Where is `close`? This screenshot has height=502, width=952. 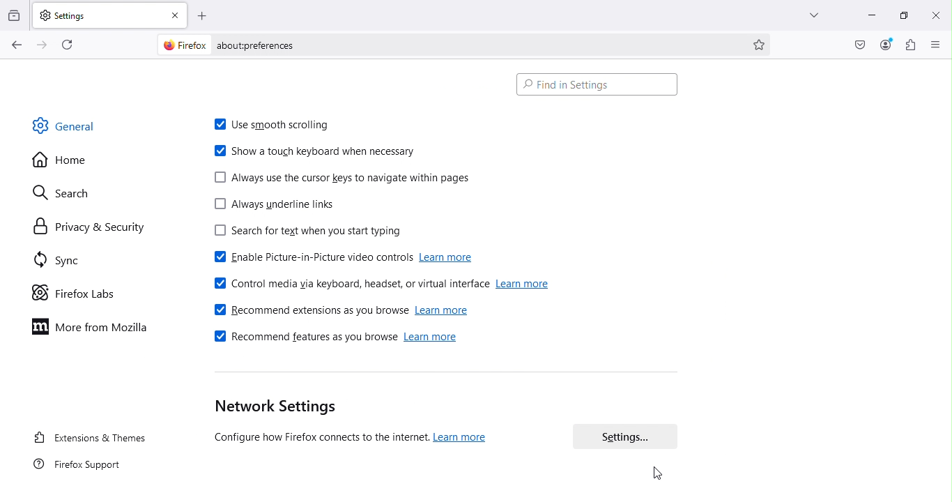 close is located at coordinates (176, 13).